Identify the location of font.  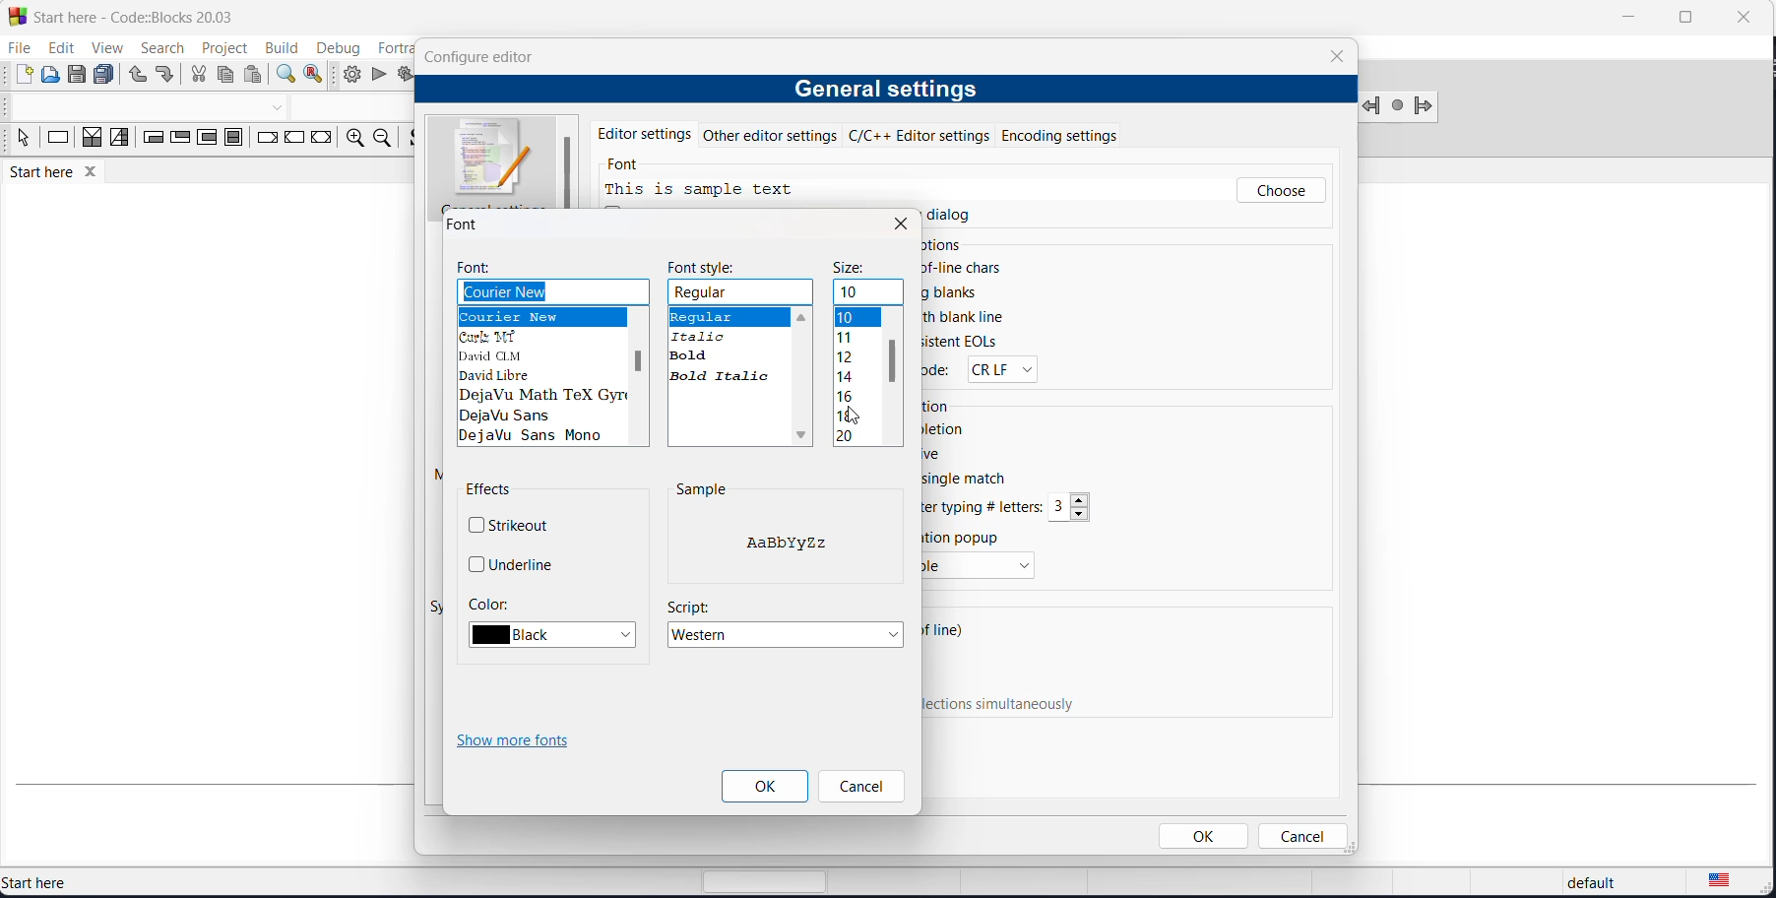
(479, 268).